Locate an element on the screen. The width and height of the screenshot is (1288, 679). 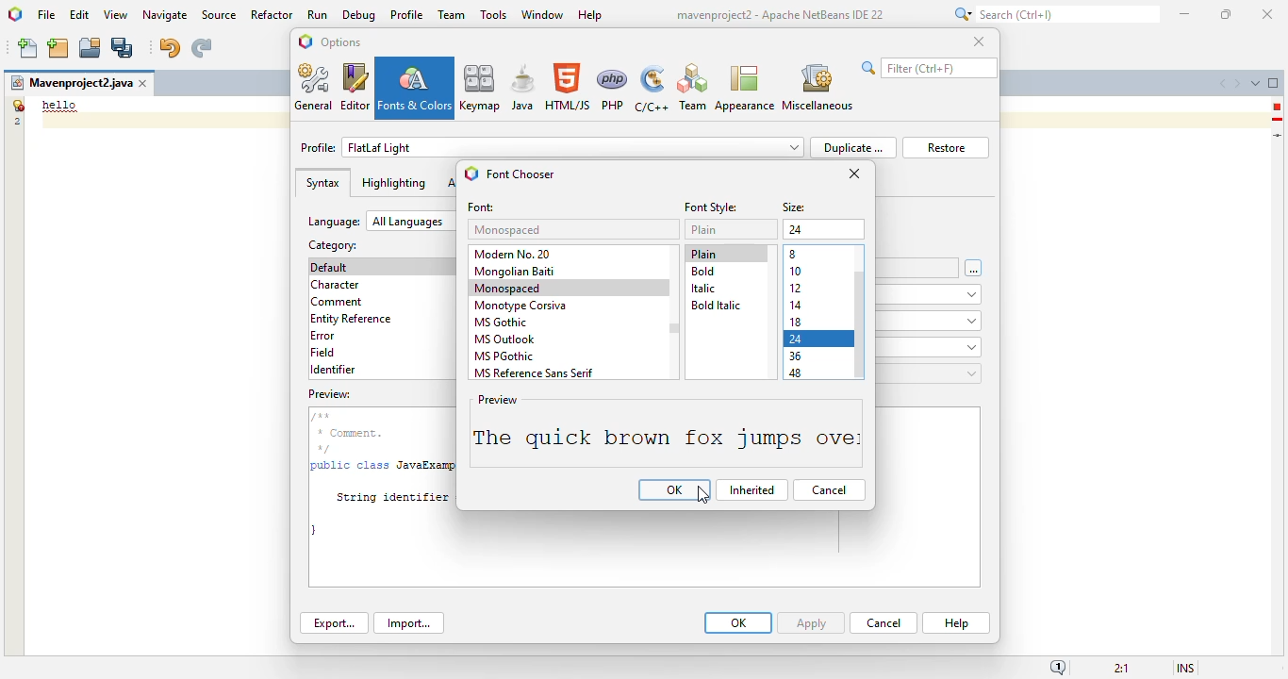
category is located at coordinates (331, 245).